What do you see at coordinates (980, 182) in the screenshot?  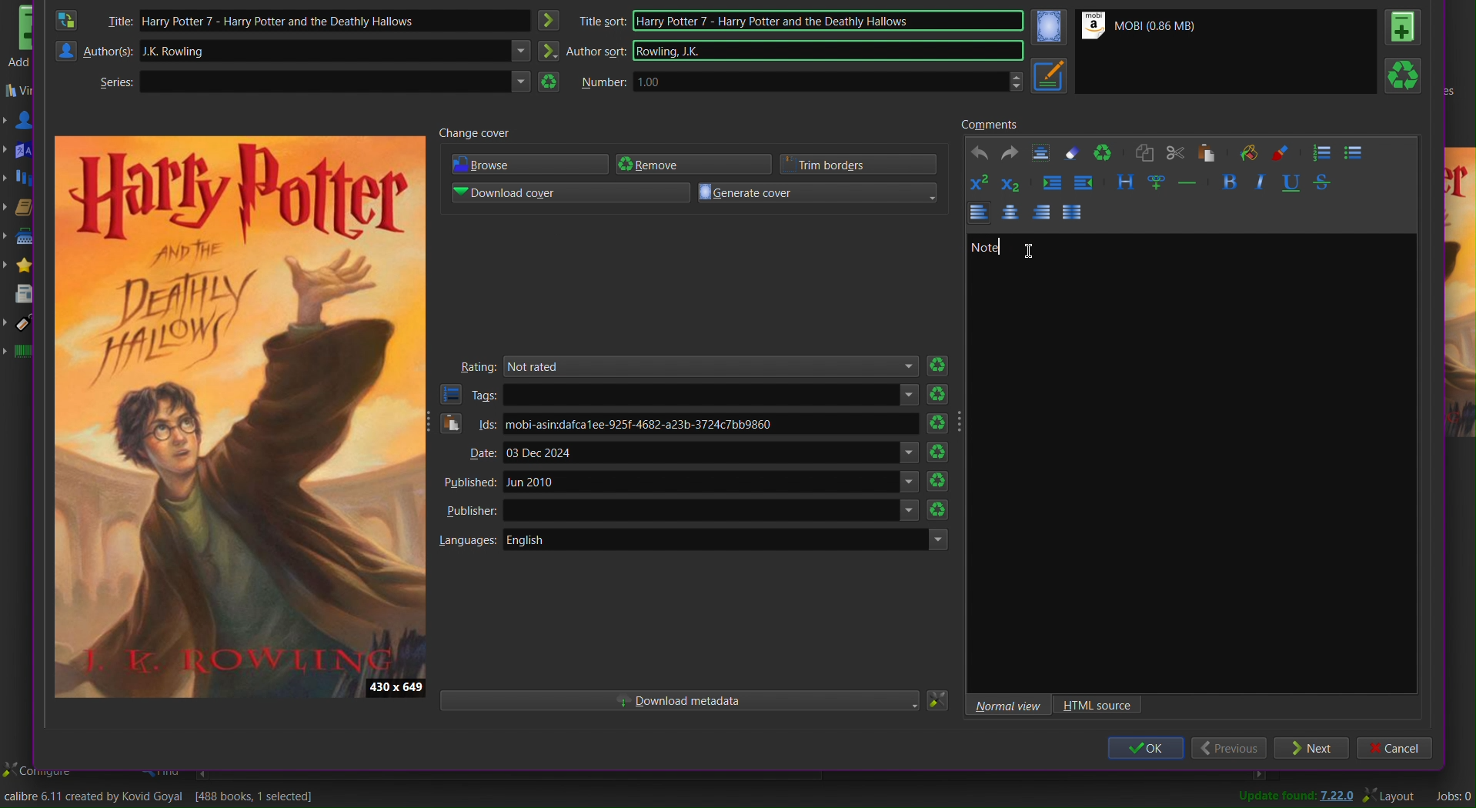 I see `Superscript` at bounding box center [980, 182].